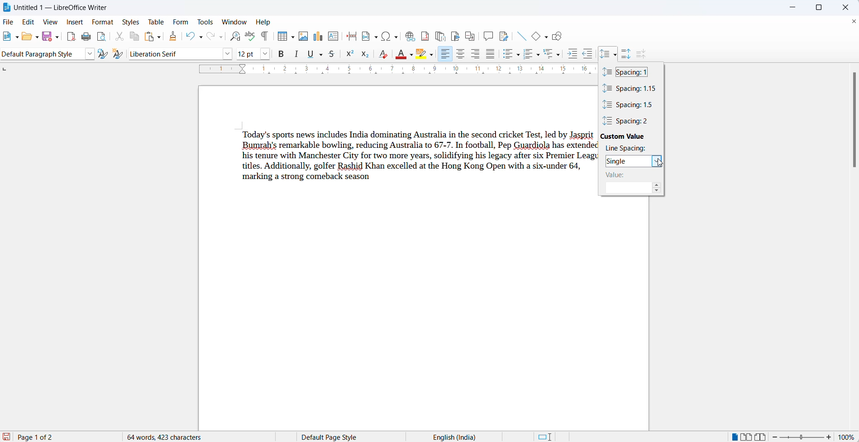 This screenshot has width=859, height=442. What do you see at coordinates (169, 437) in the screenshot?
I see `64 words 423 characters ` at bounding box center [169, 437].